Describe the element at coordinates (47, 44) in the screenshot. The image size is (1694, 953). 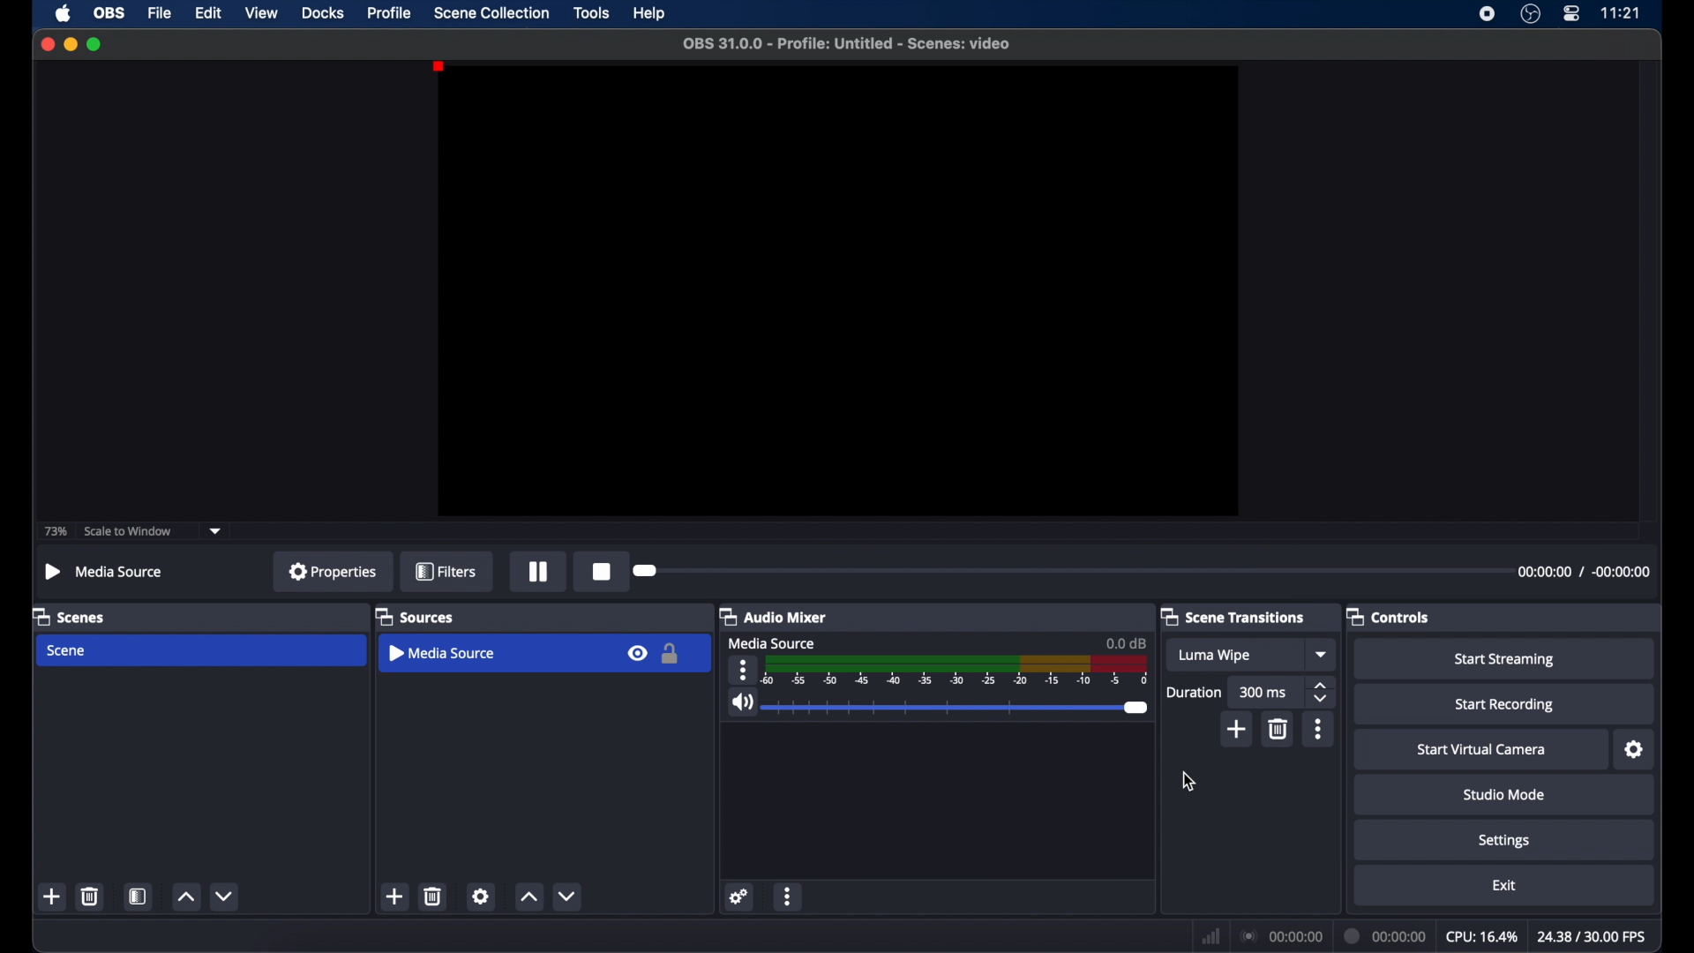
I see `close` at that location.